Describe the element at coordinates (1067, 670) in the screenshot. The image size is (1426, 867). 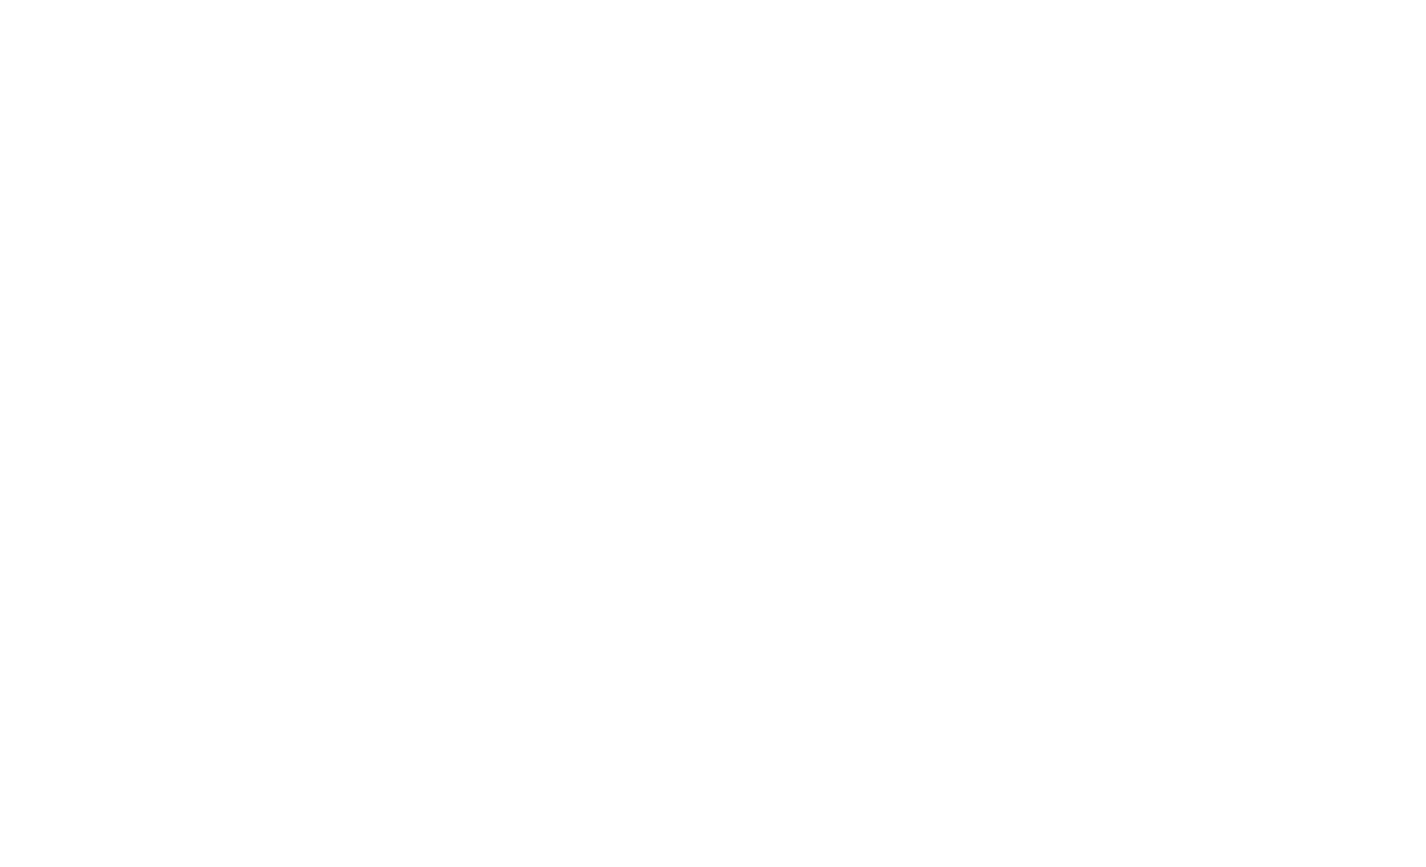
I see `Add` at that location.